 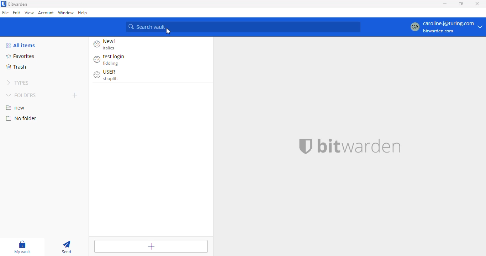 What do you see at coordinates (445, 27) in the screenshot?
I see `caroline.j@turing.com   bitwarden.com` at bounding box center [445, 27].